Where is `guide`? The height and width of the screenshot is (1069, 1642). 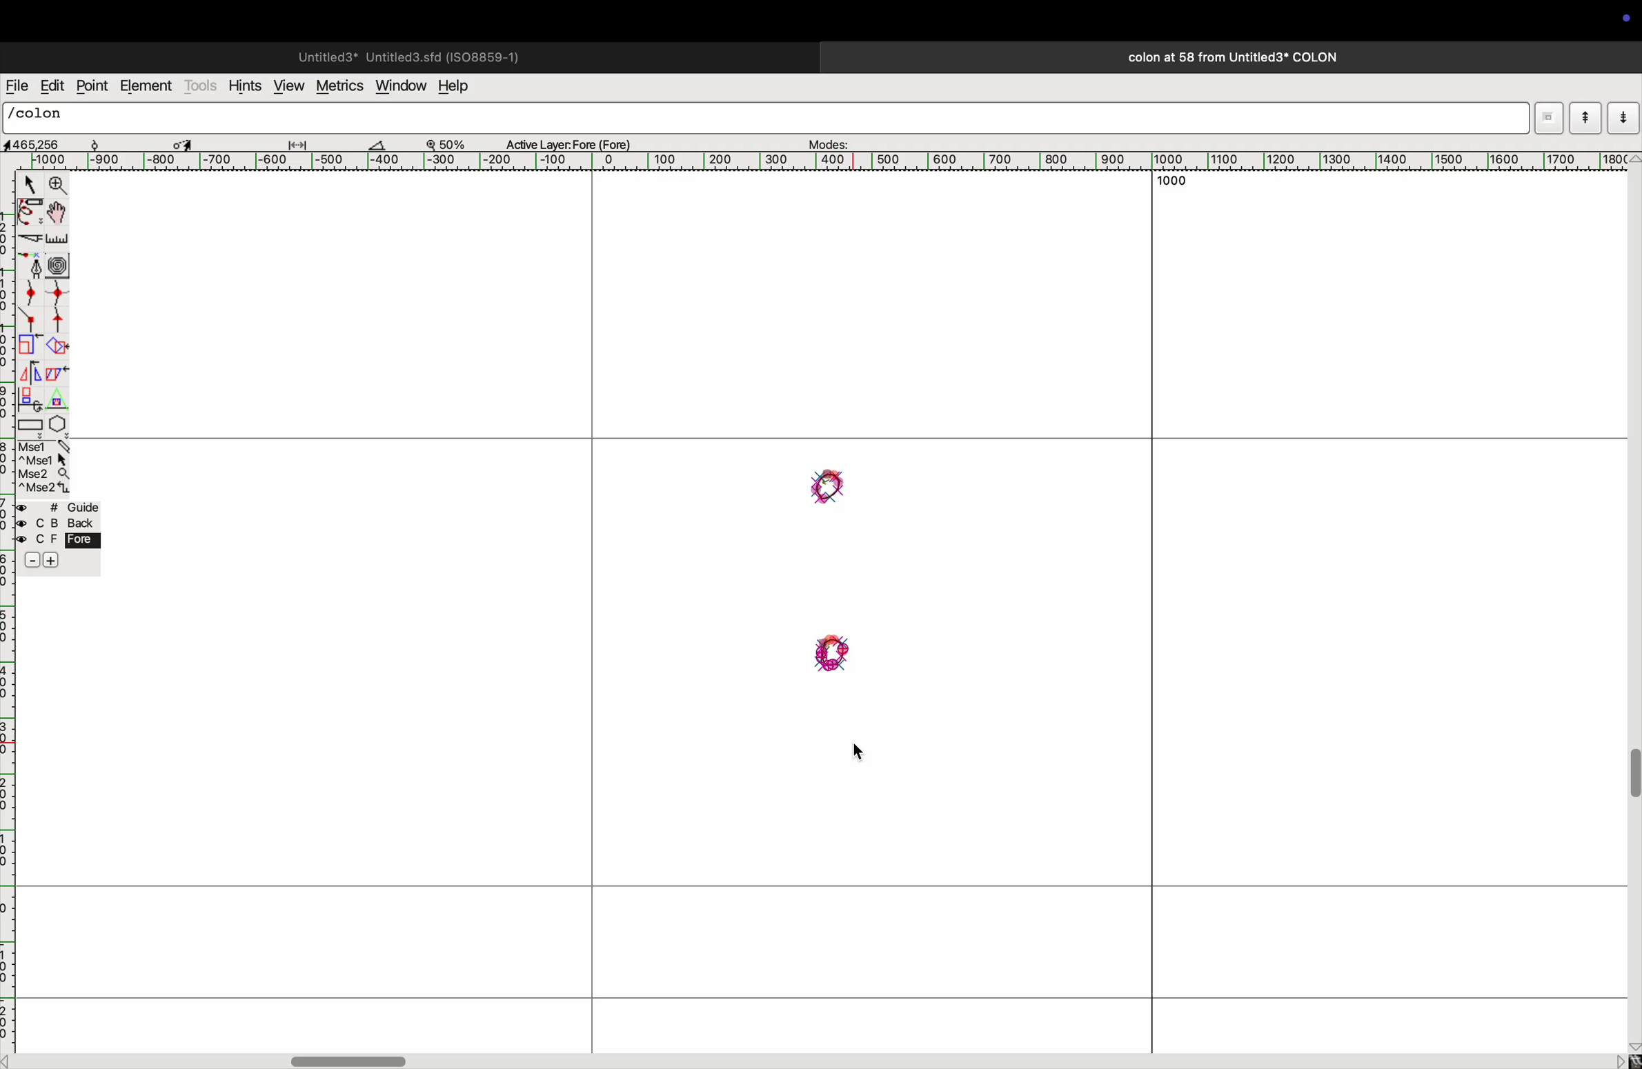 guide is located at coordinates (62, 537).